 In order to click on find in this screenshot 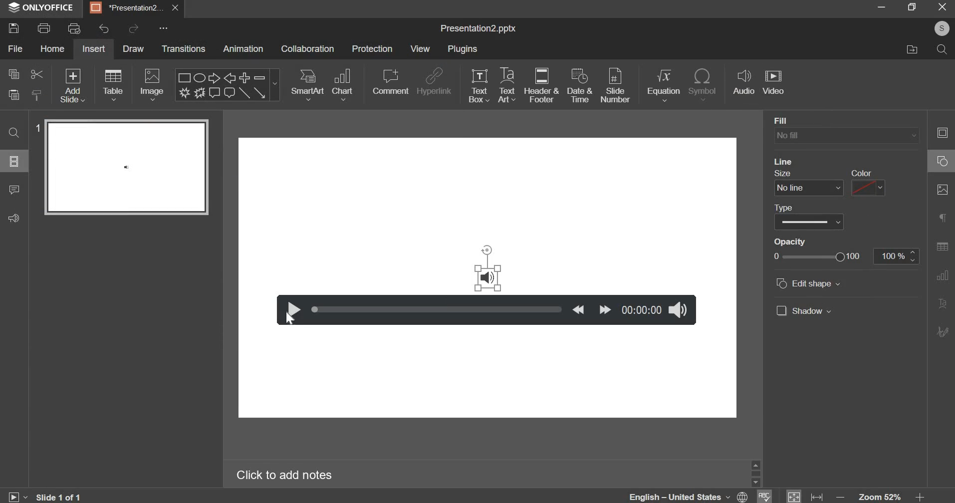, I will do `click(15, 133)`.